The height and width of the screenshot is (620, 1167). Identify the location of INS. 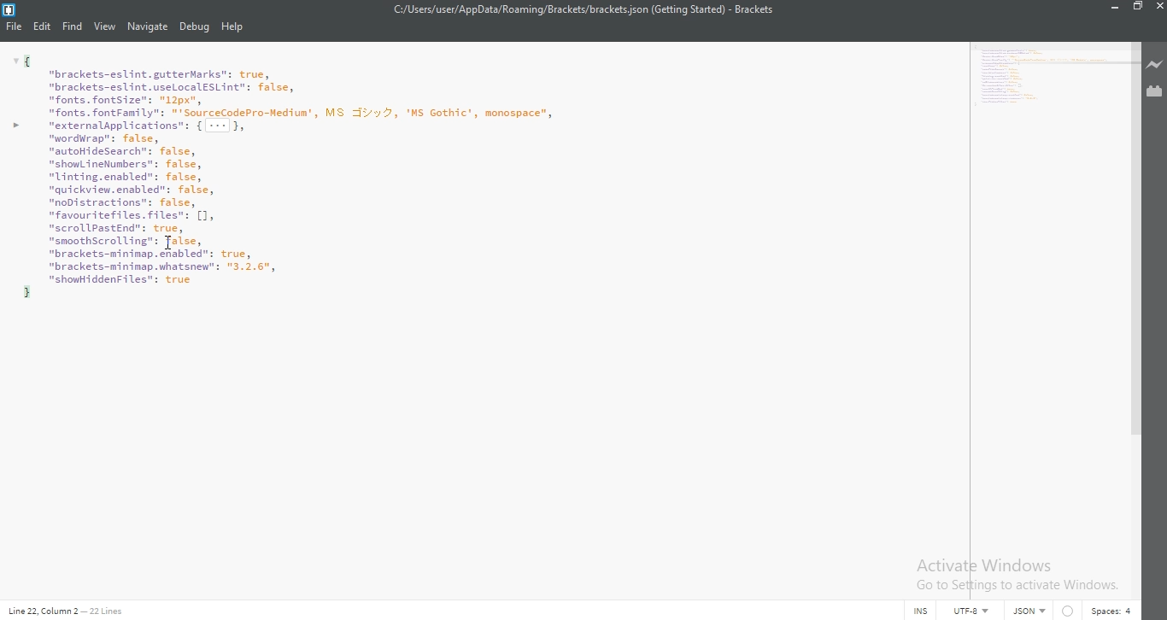
(923, 611).